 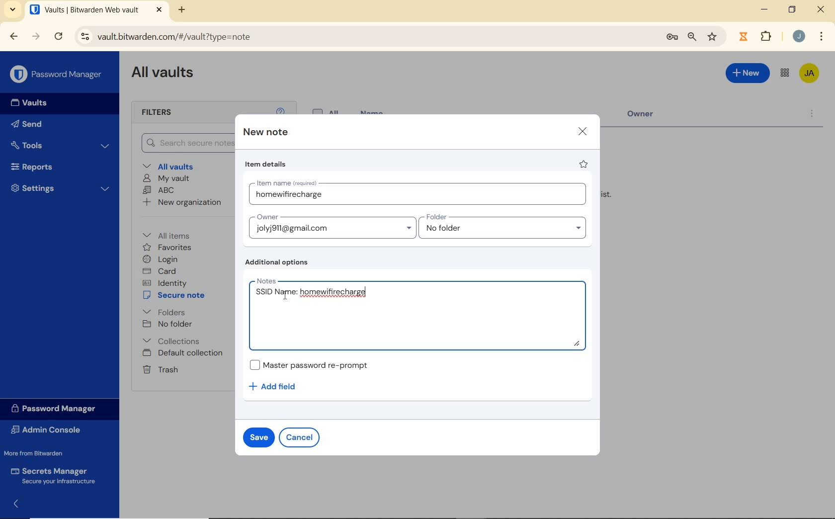 What do you see at coordinates (166, 179) in the screenshot?
I see `My Vault` at bounding box center [166, 179].